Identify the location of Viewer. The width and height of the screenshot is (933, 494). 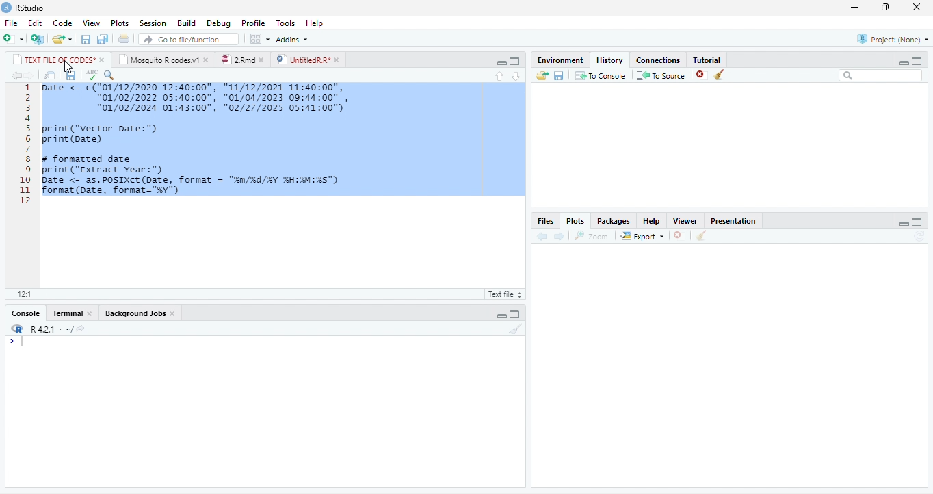
(685, 221).